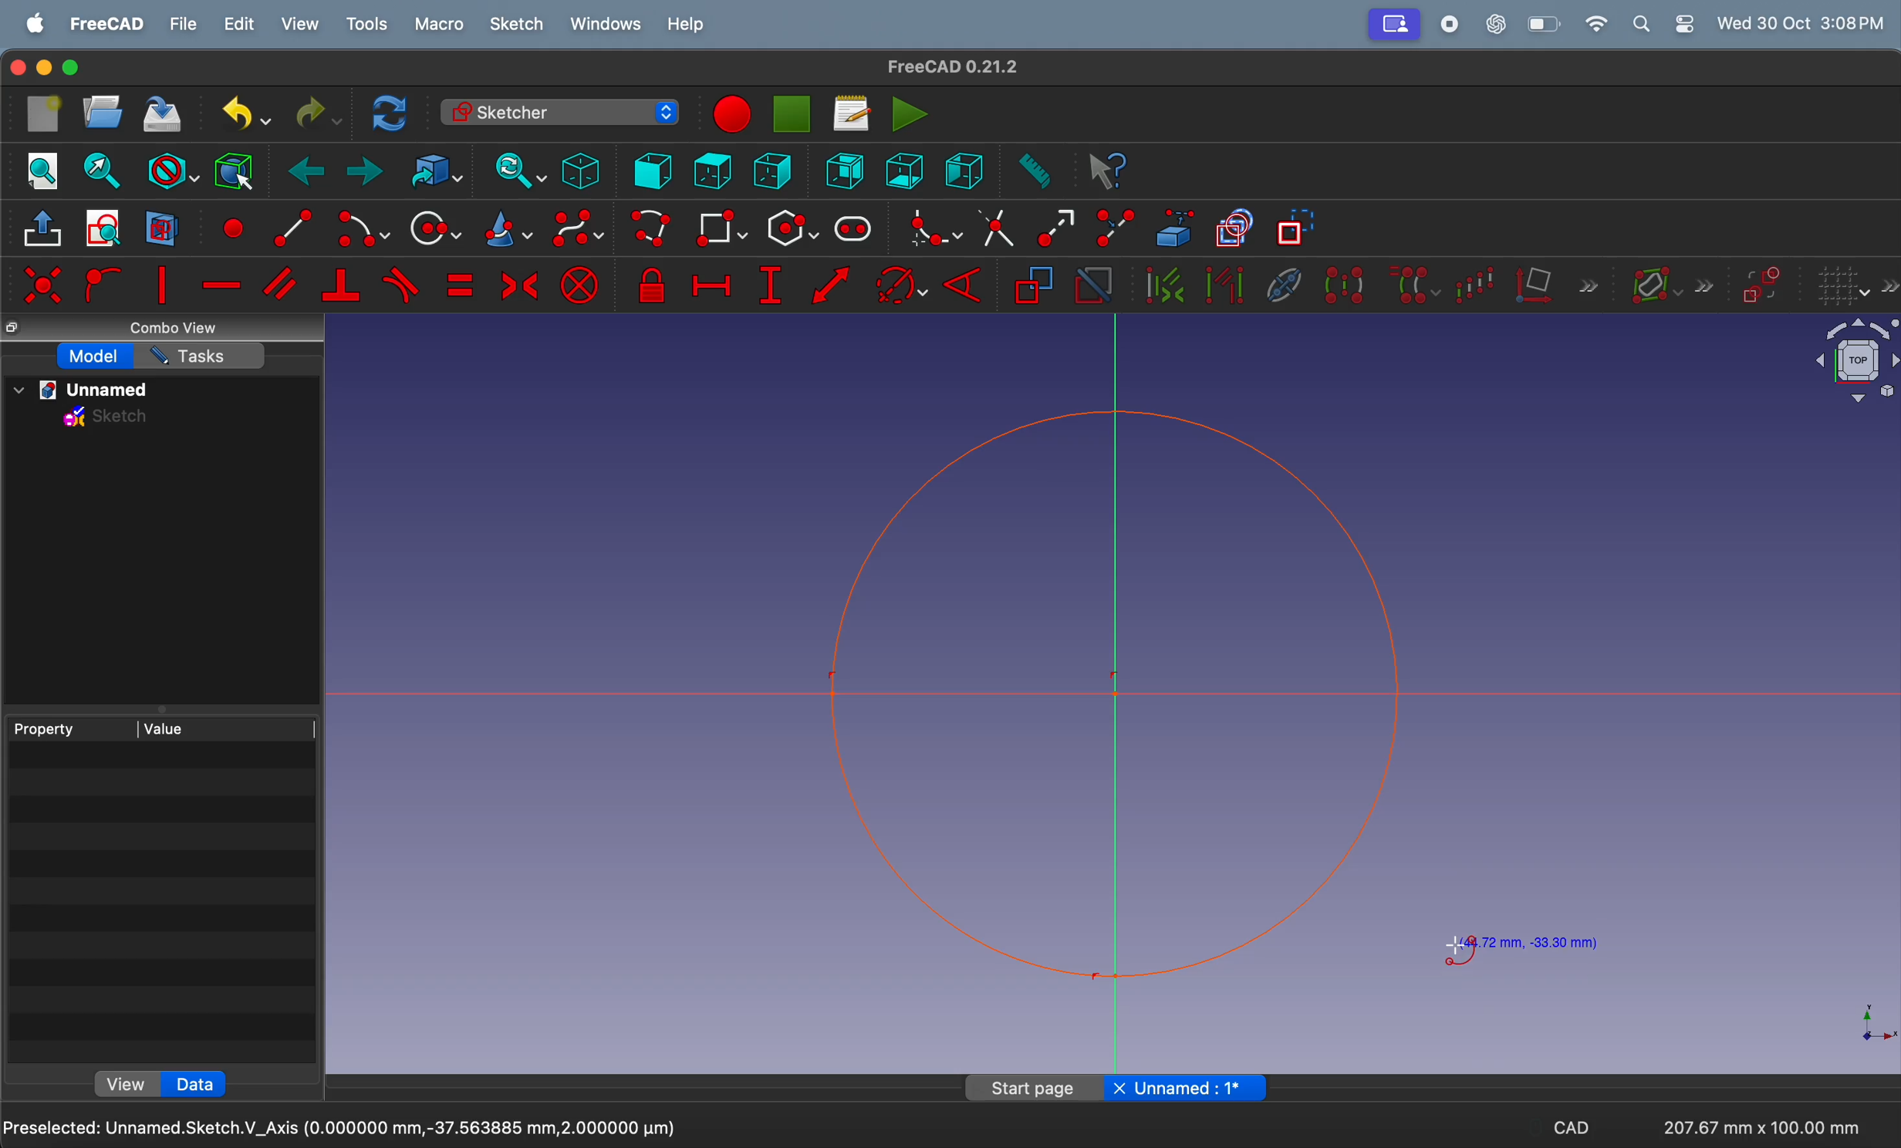  Describe the element at coordinates (655, 170) in the screenshot. I see `front view` at that location.